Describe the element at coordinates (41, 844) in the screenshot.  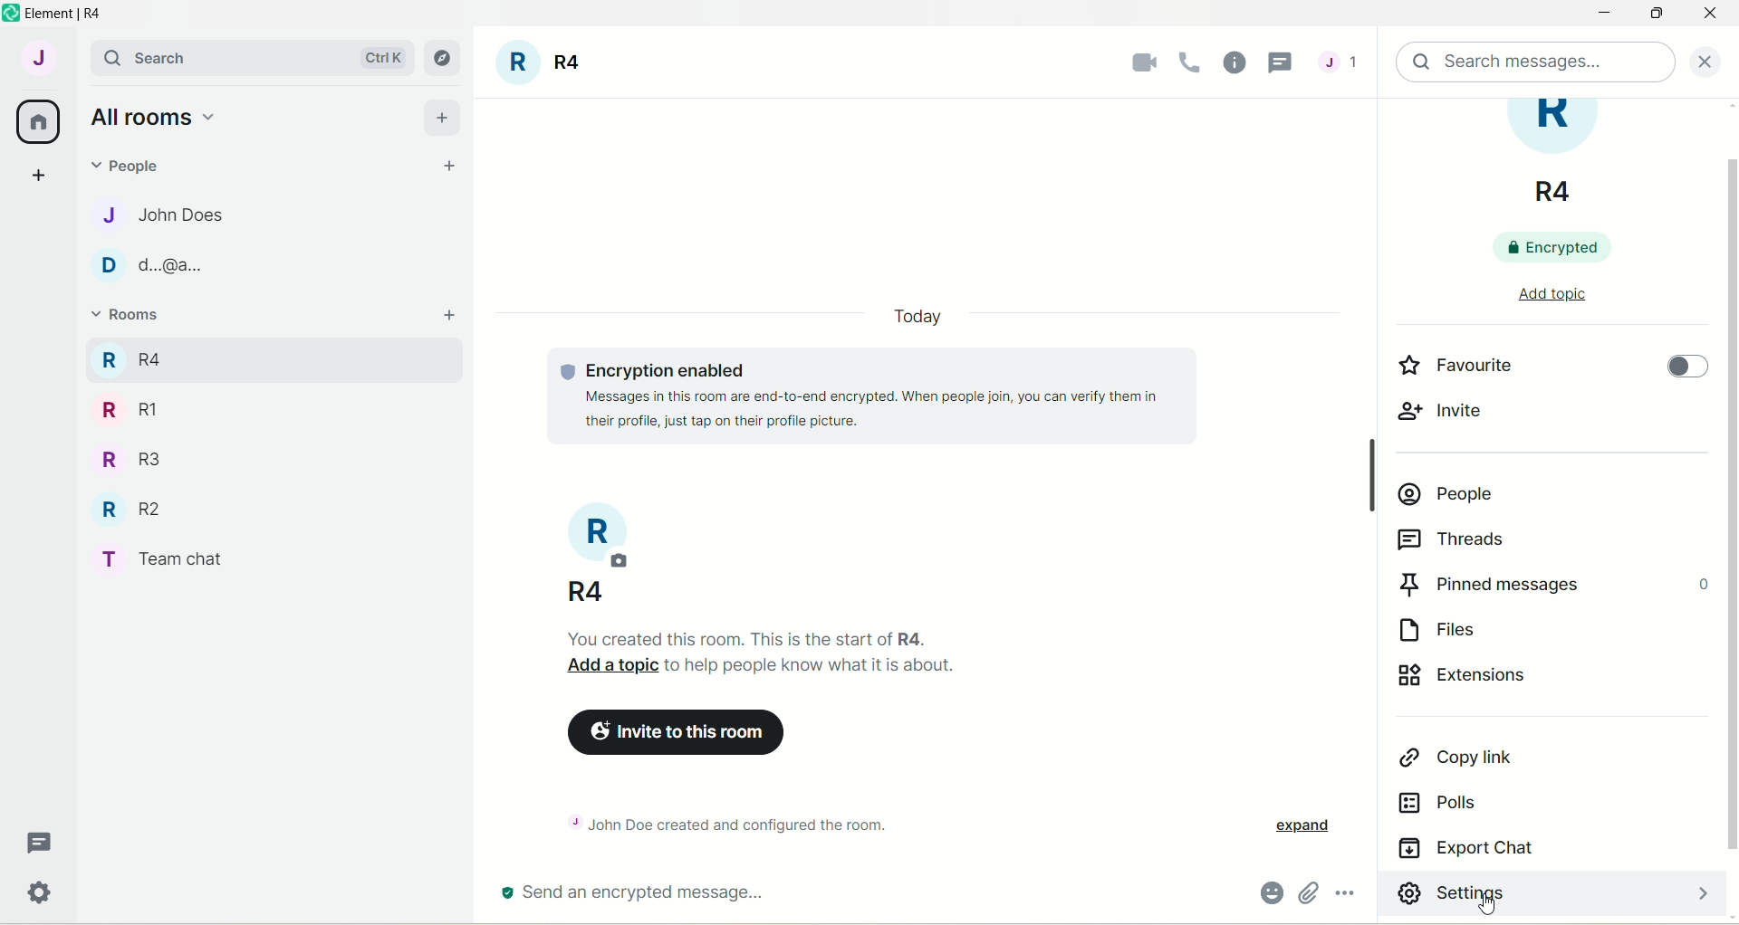
I see `threads` at that location.